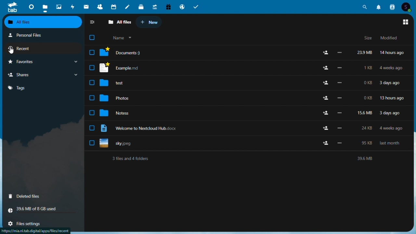 This screenshot has width=416, height=234. Describe the element at coordinates (140, 128) in the screenshot. I see `welcome to nextcloud hub.docx` at that location.